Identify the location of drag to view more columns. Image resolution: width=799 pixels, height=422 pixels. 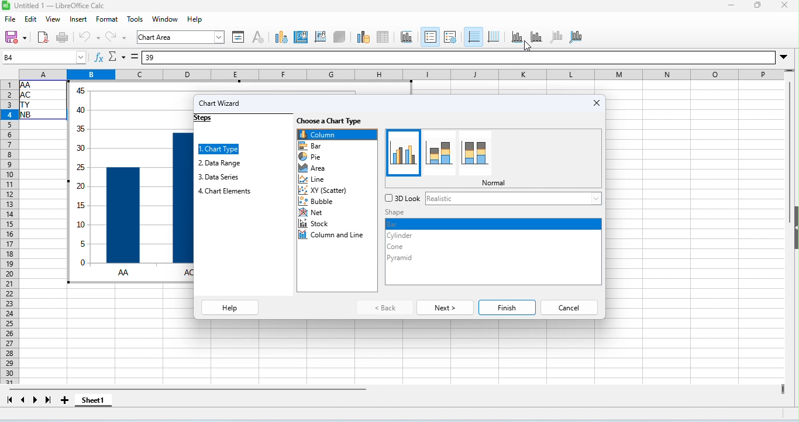
(781, 389).